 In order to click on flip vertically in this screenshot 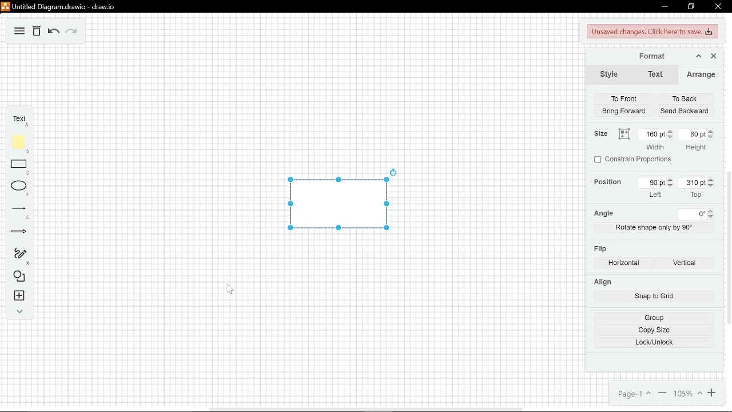, I will do `click(685, 264)`.